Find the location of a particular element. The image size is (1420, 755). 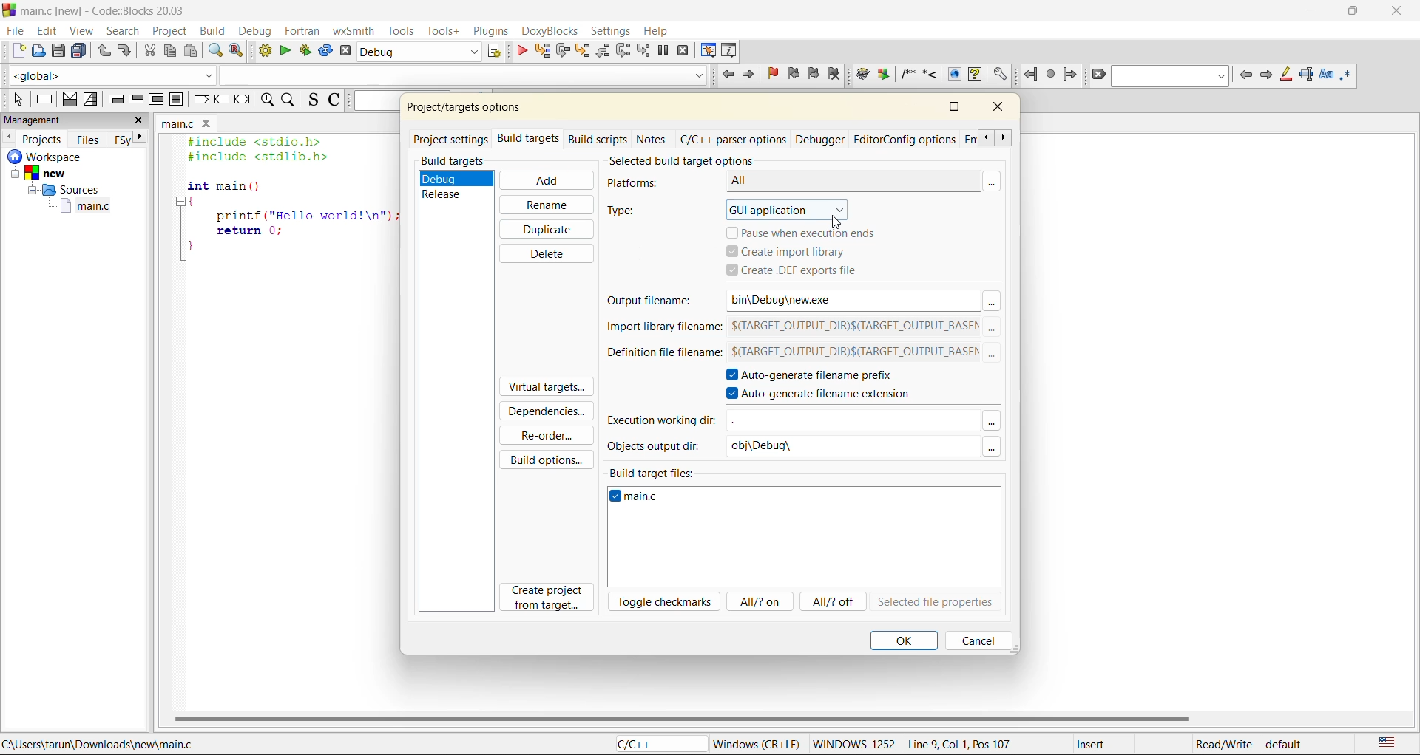

toggle comments is located at coordinates (334, 101).